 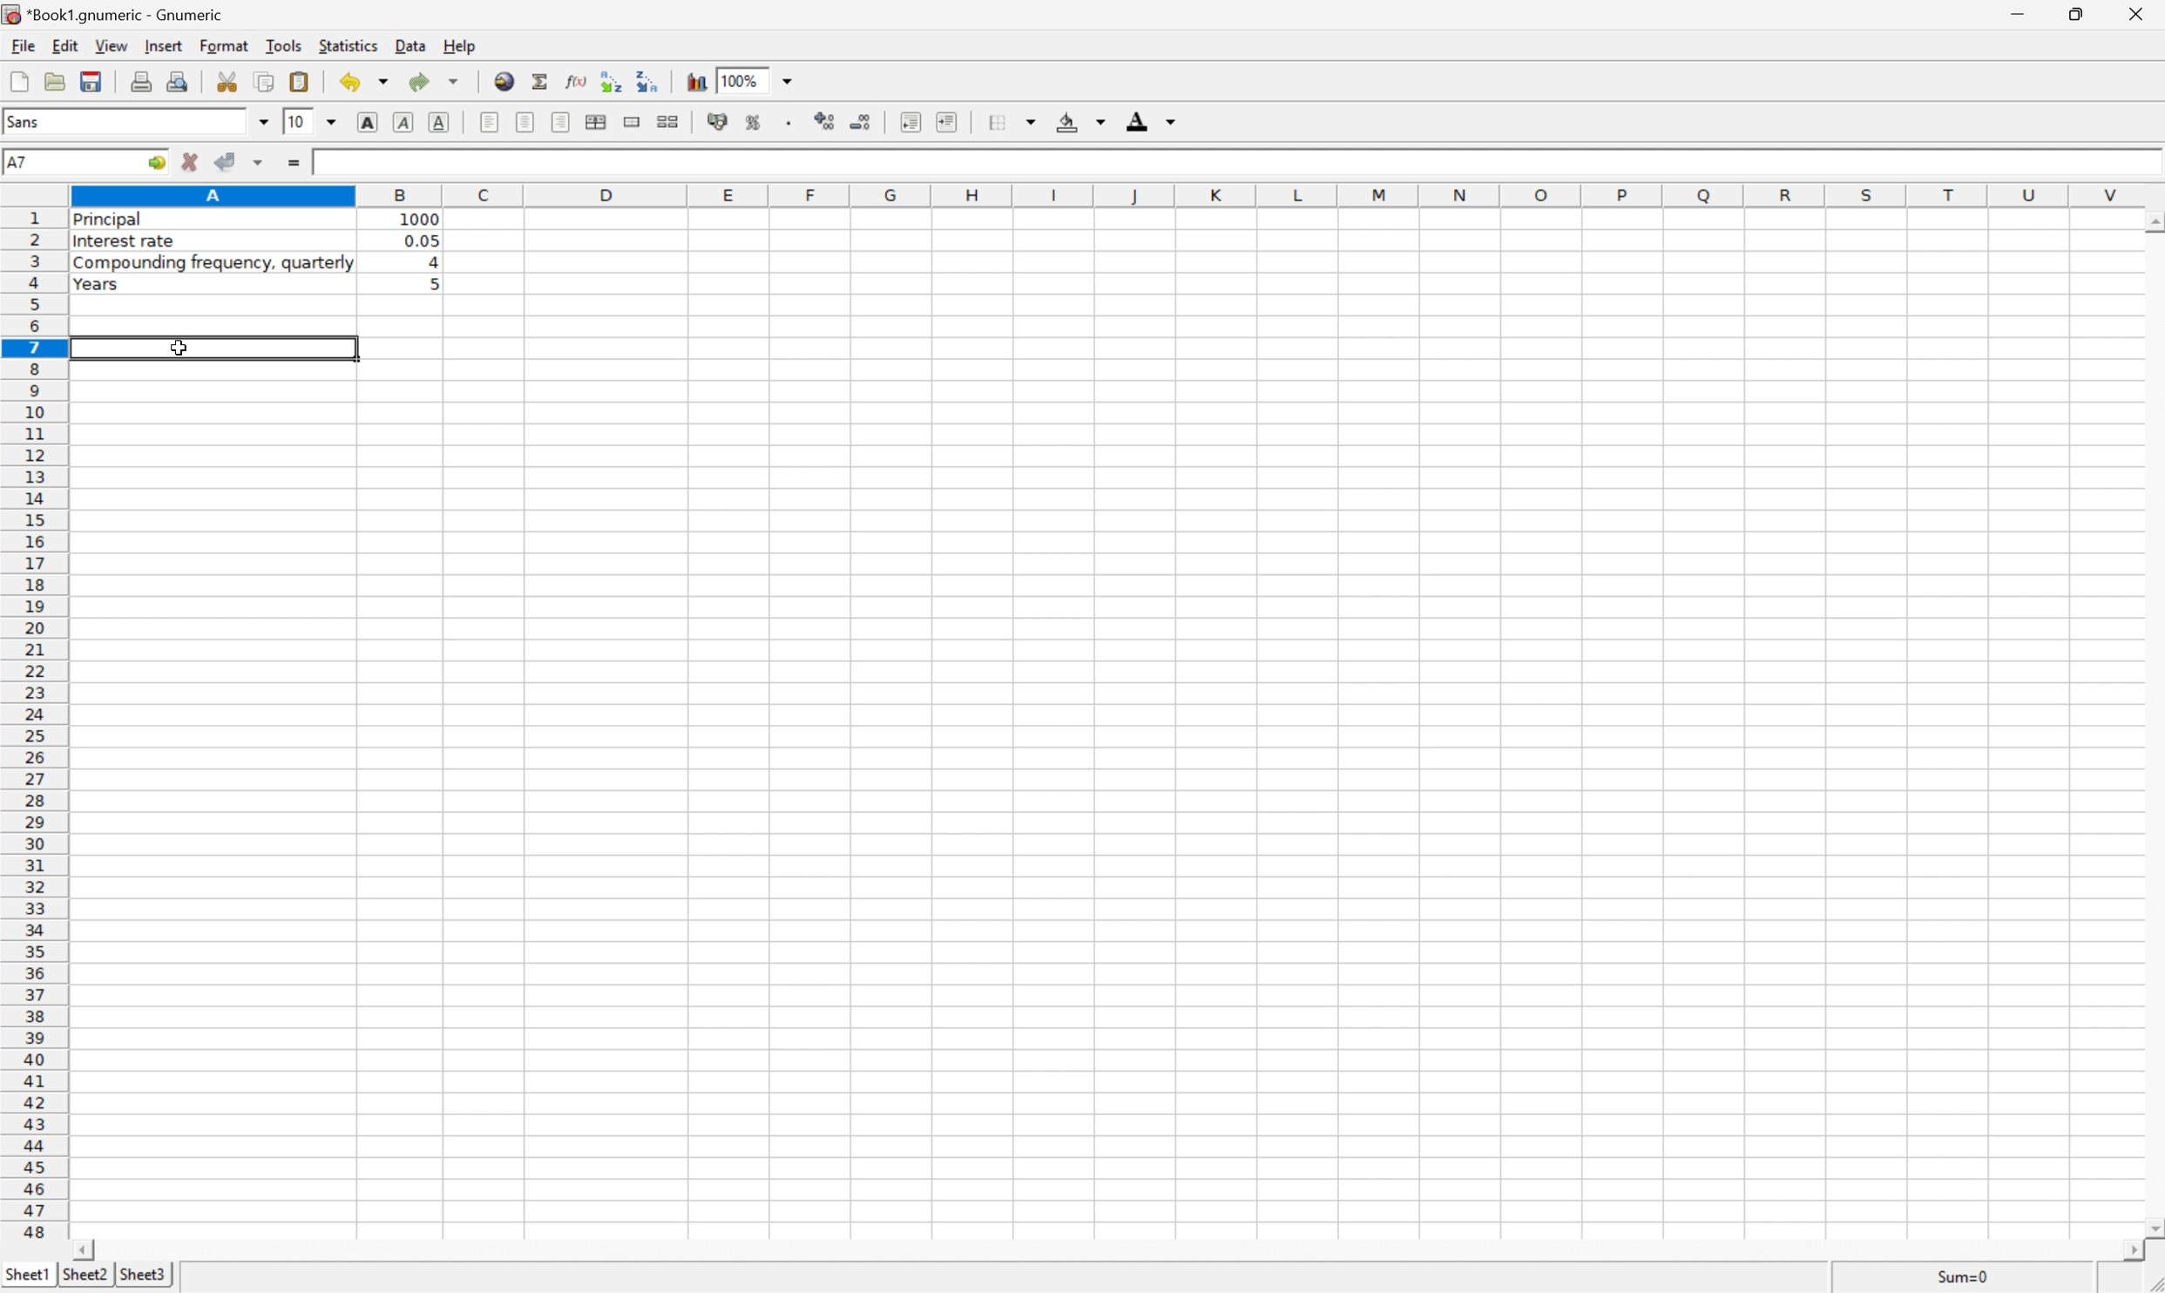 I want to click on 5, so click(x=430, y=282).